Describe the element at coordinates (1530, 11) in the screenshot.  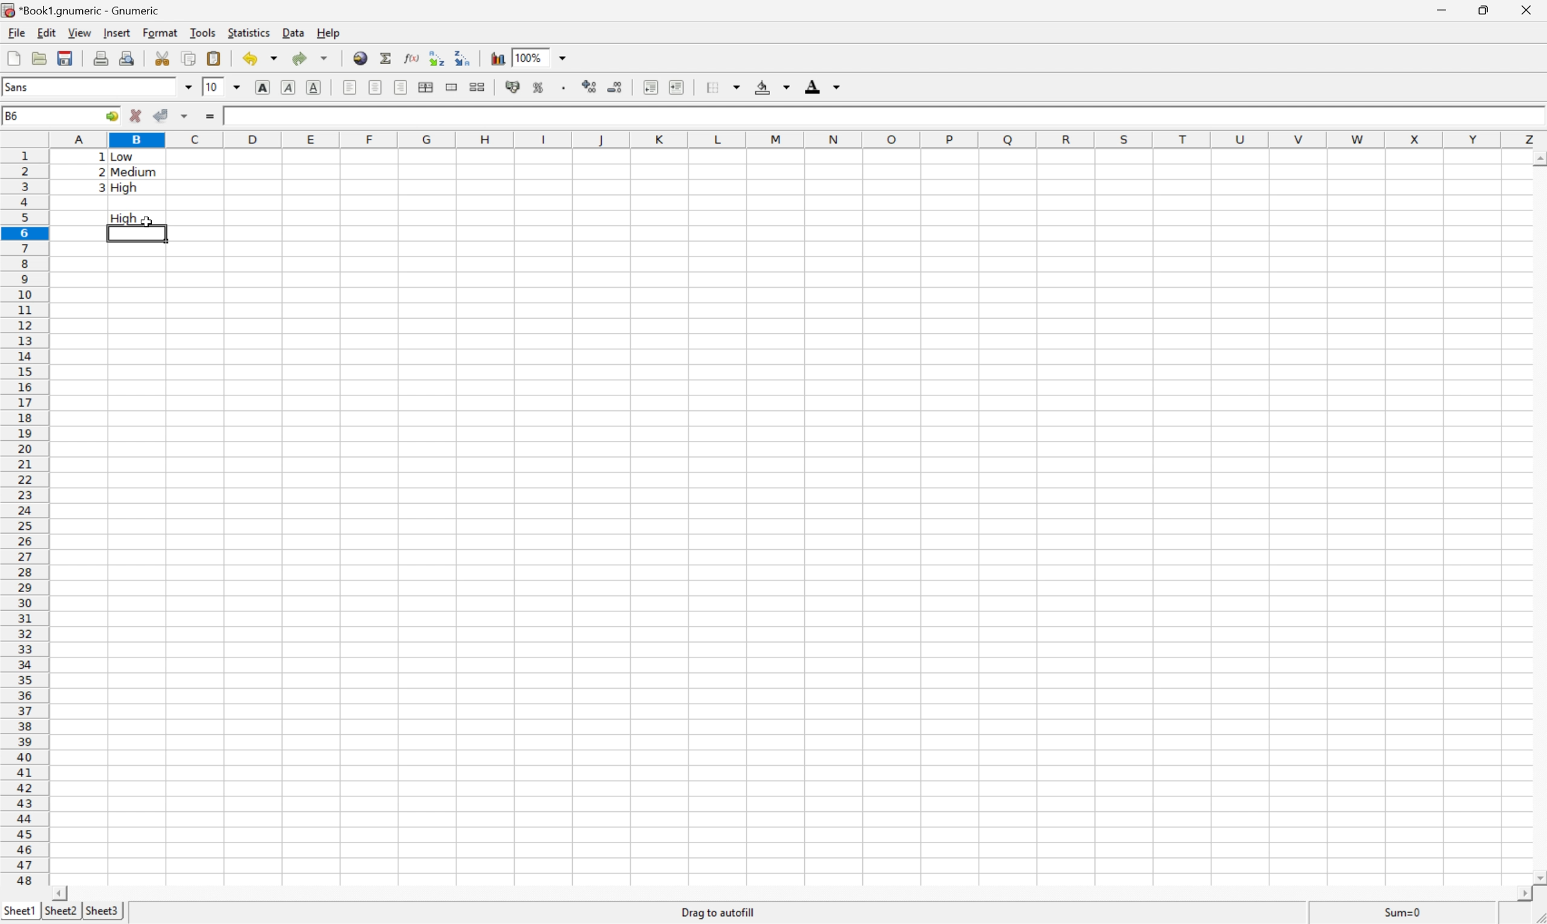
I see `Close` at that location.